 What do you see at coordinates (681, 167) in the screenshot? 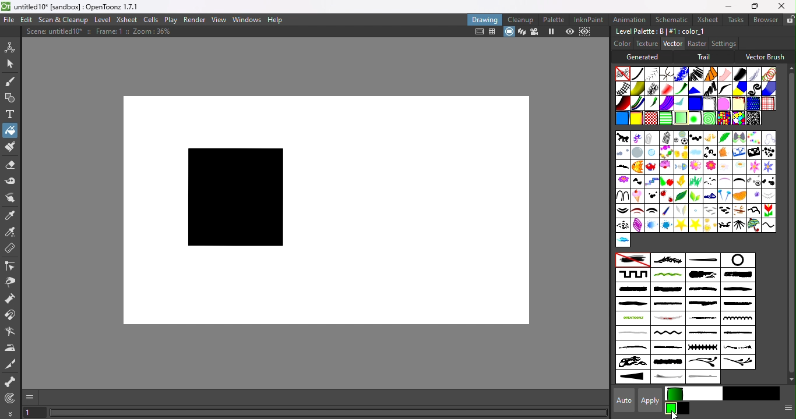
I see `fishbone` at bounding box center [681, 167].